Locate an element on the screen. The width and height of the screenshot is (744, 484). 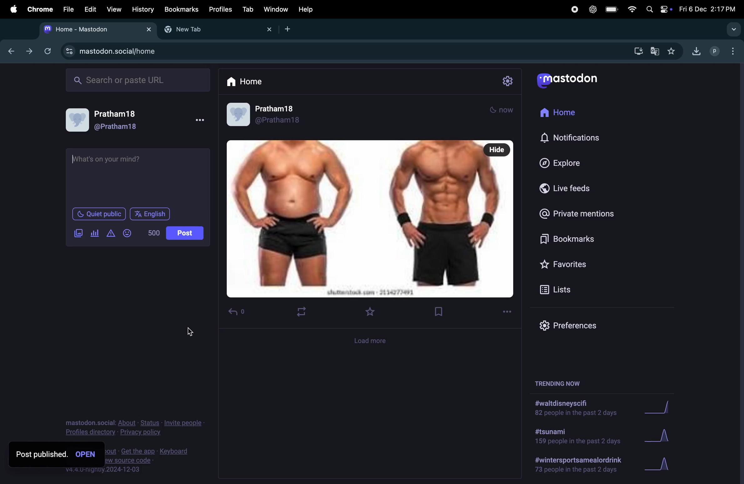
English is located at coordinates (150, 214).